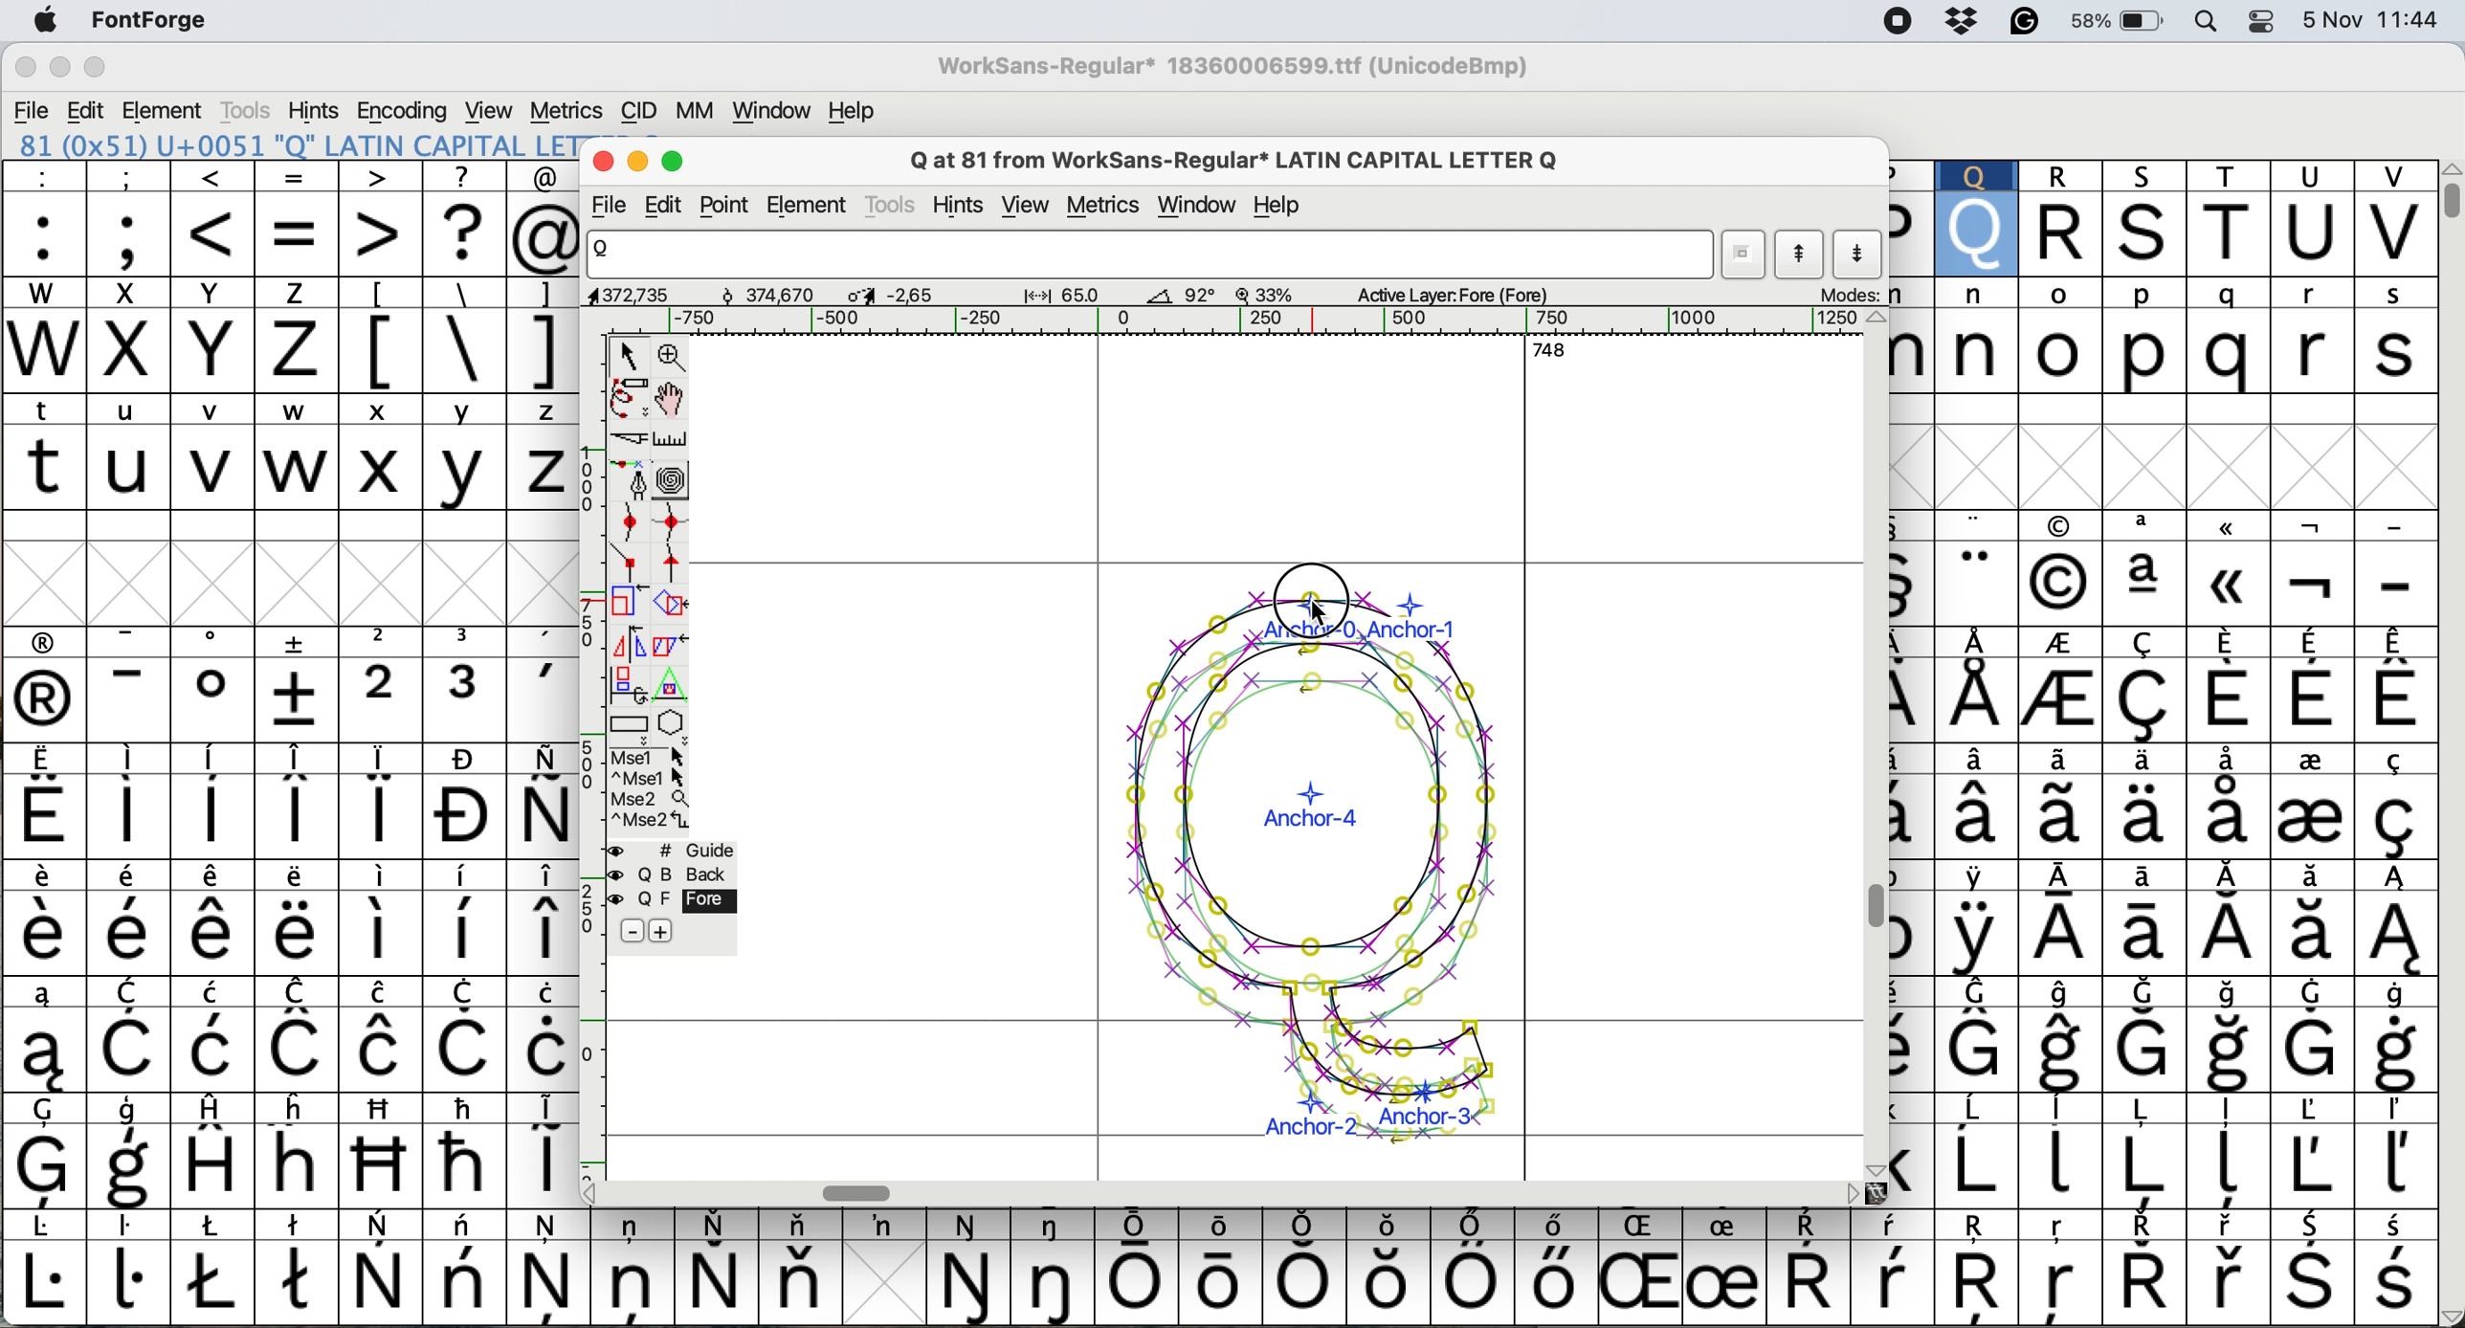  Describe the element at coordinates (674, 205) in the screenshot. I see `edit` at that location.